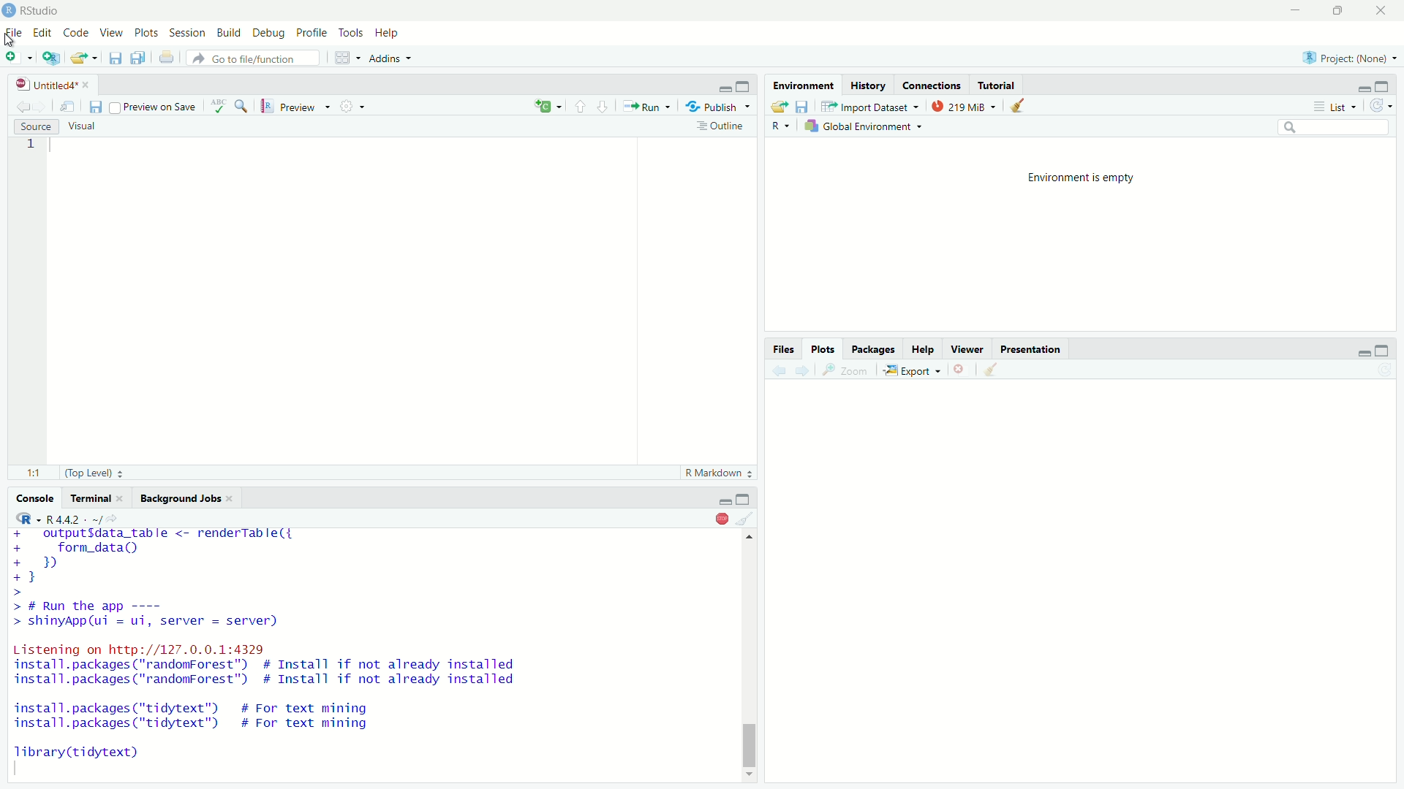 The image size is (1404, 789). Describe the element at coordinates (83, 127) in the screenshot. I see `Visual` at that location.